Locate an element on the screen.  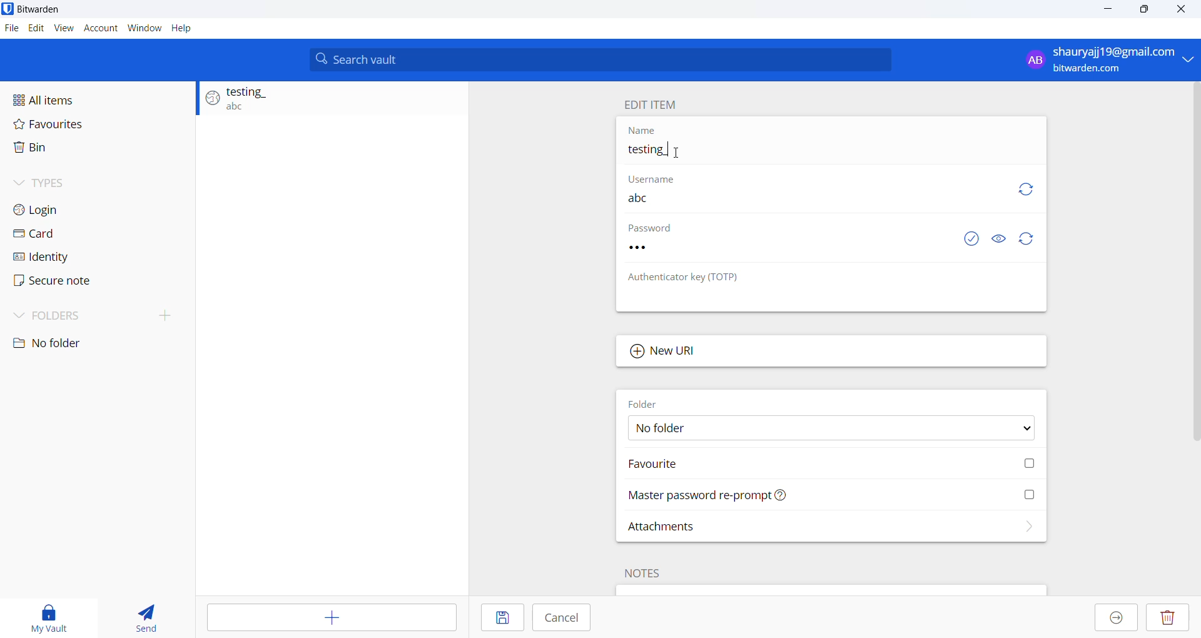
User name heading is located at coordinates (647, 180).